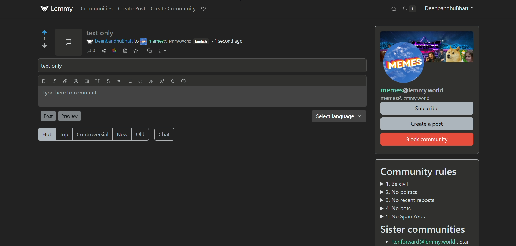 The height and width of the screenshot is (246, 516). I want to click on text, so click(228, 41).